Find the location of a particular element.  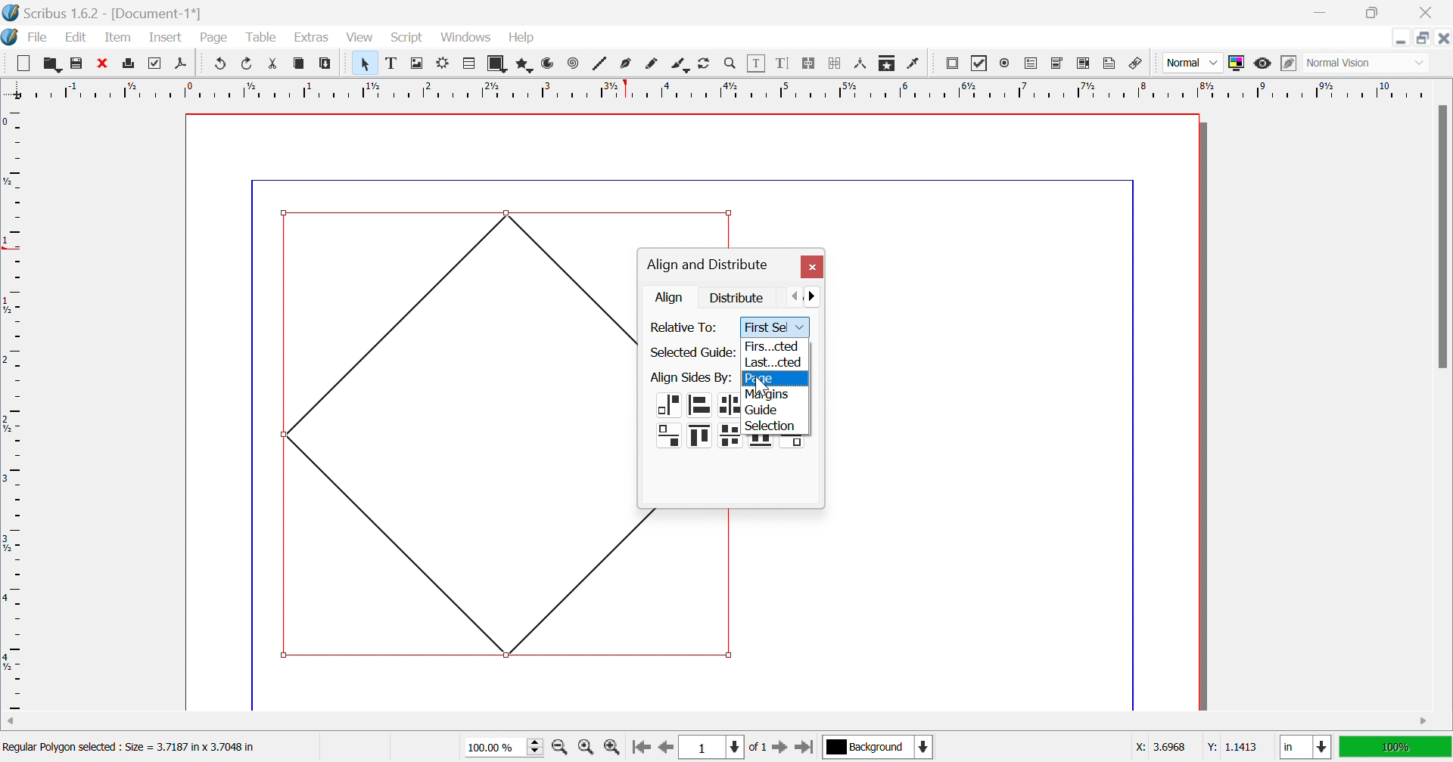

Item is located at coordinates (118, 36).